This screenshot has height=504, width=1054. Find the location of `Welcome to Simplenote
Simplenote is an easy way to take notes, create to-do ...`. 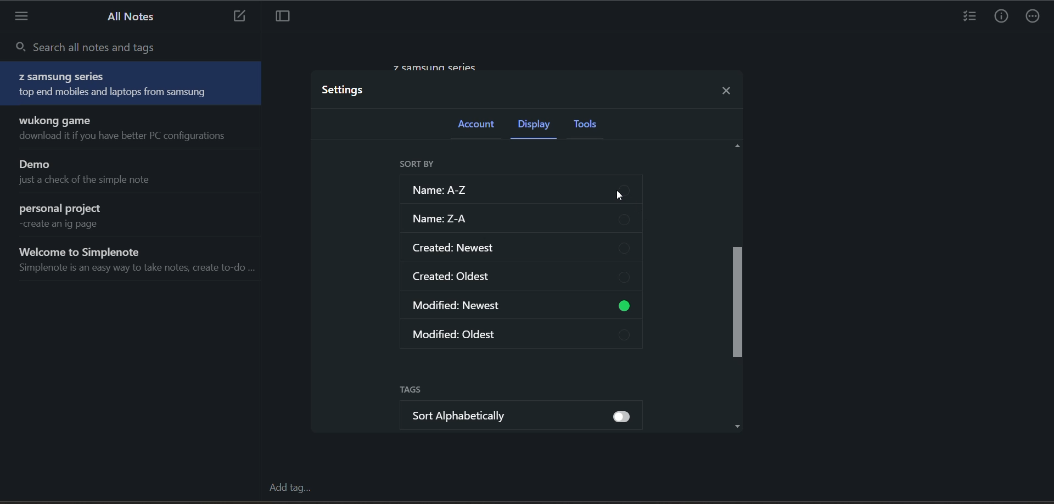

Welcome to Simplenote
Simplenote is an easy way to take notes, create to-do ... is located at coordinates (134, 262).